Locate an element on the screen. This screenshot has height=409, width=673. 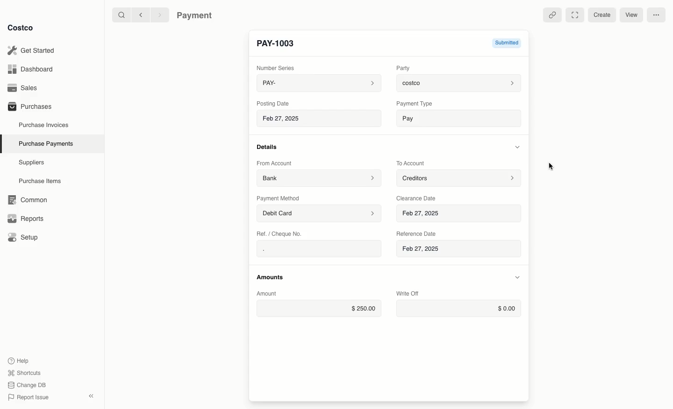
Ret. / Cheque No. is located at coordinates (280, 233).